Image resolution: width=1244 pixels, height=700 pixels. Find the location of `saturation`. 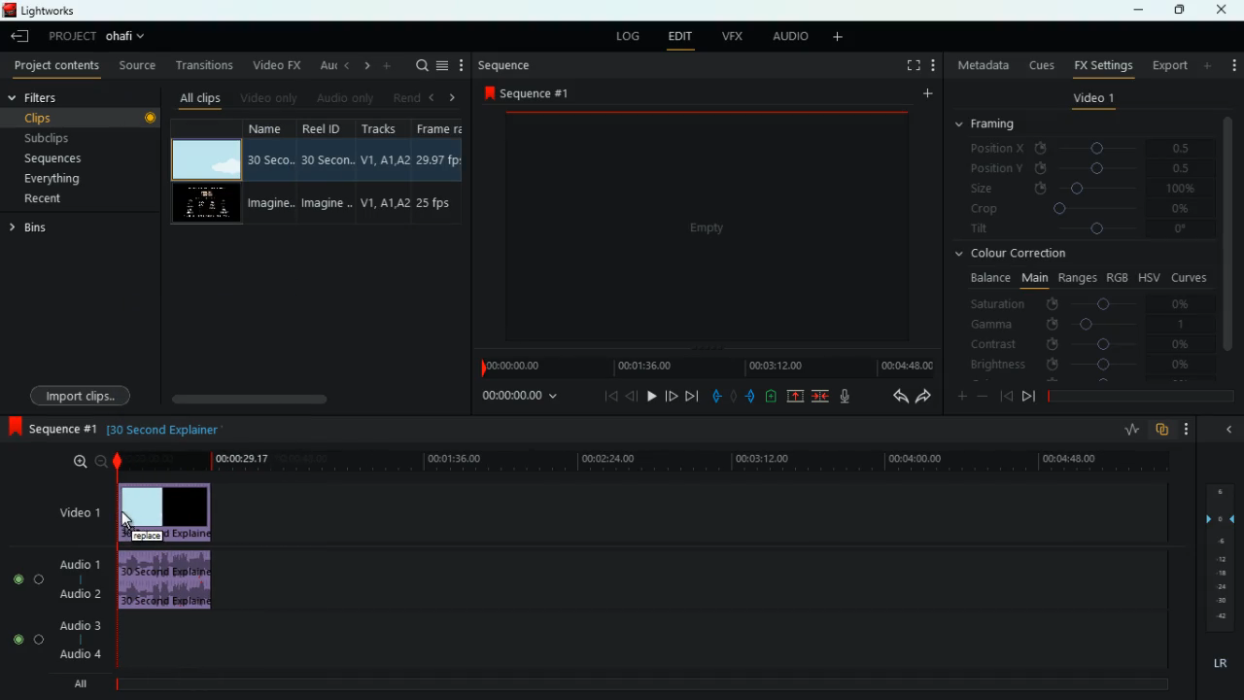

saturation is located at coordinates (1089, 305).